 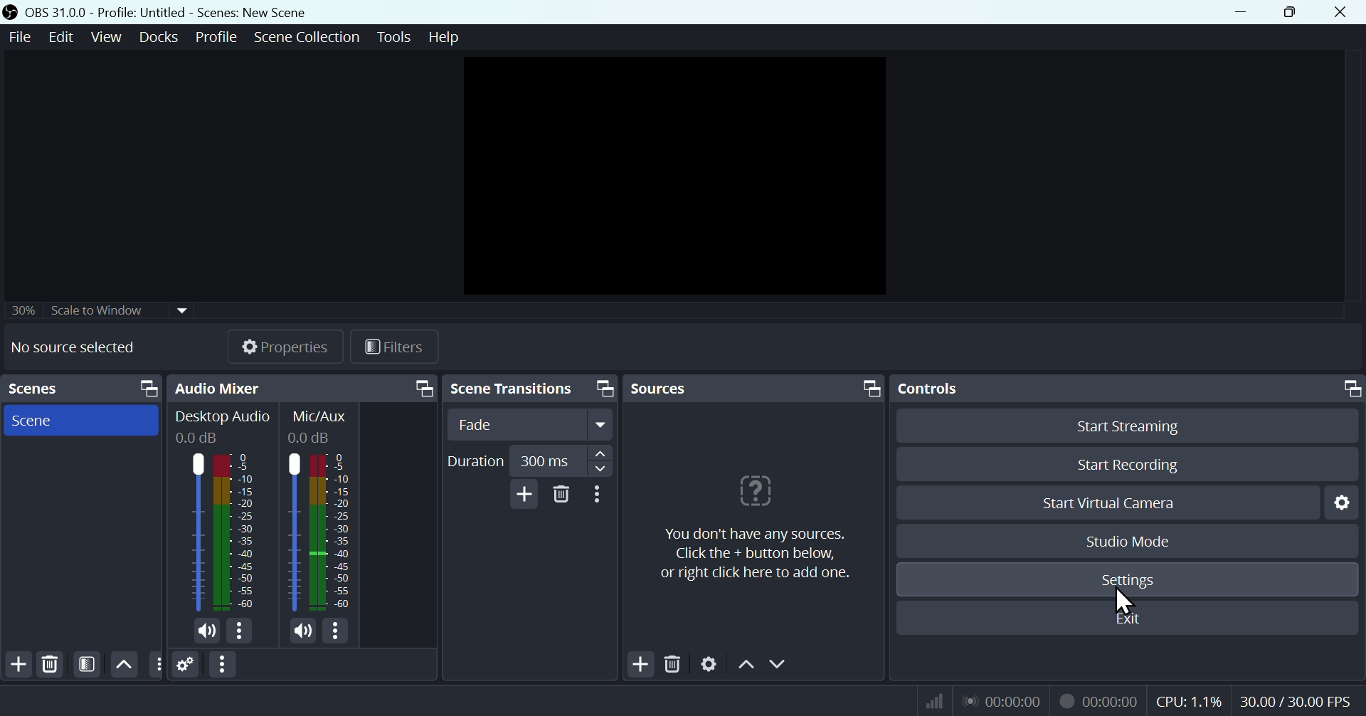 I want to click on cursor on setting, so click(x=1124, y=600).